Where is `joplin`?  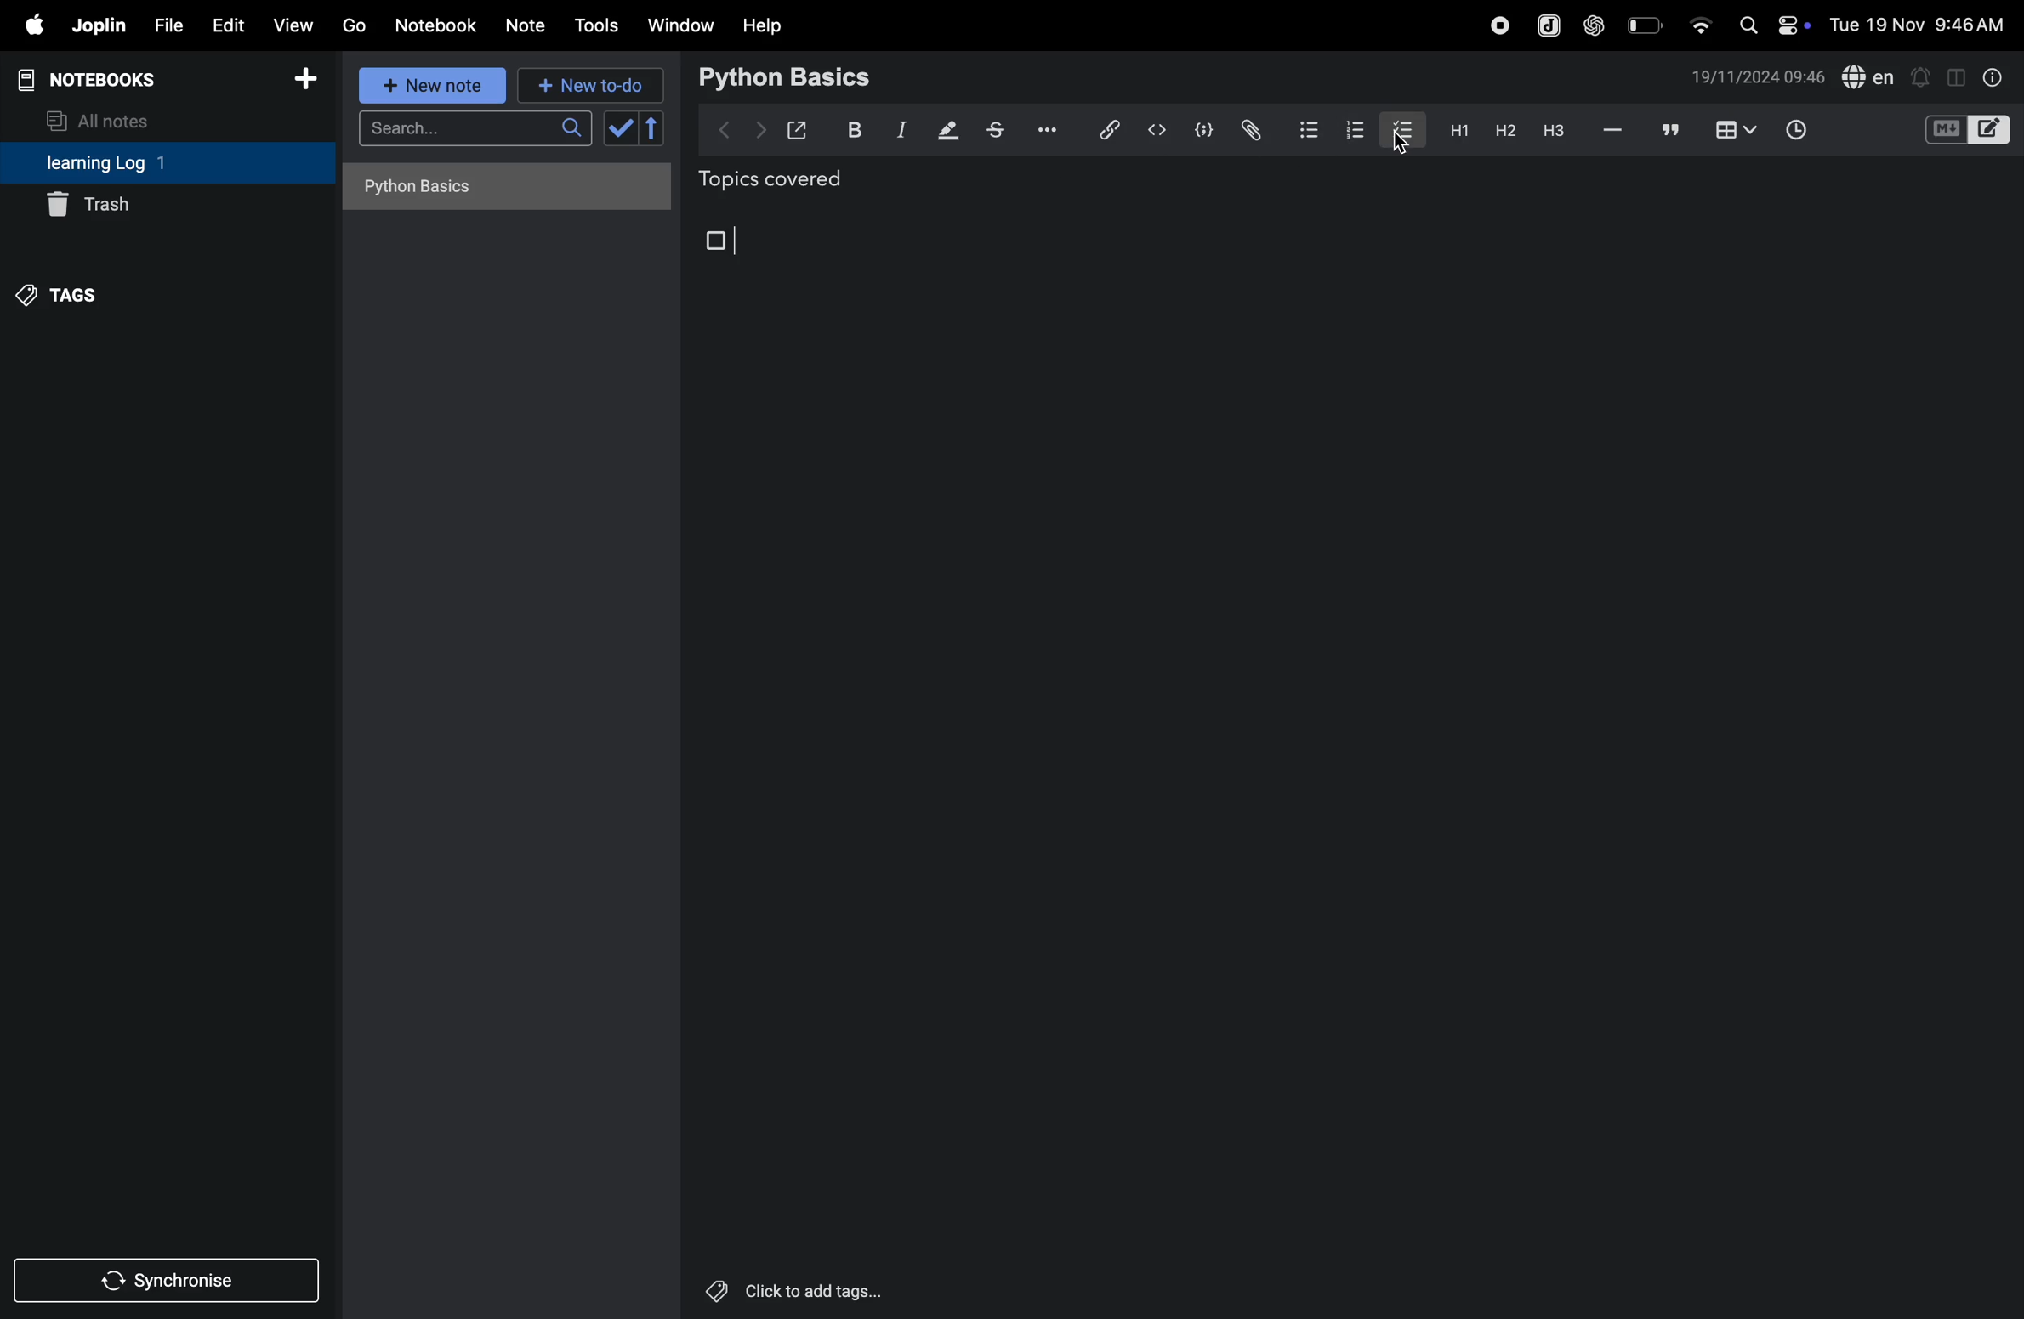 joplin is located at coordinates (1546, 25).